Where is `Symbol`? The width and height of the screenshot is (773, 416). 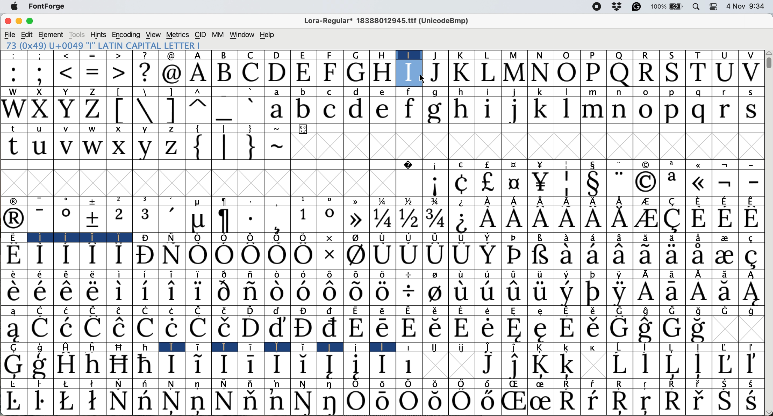 Symbol is located at coordinates (278, 347).